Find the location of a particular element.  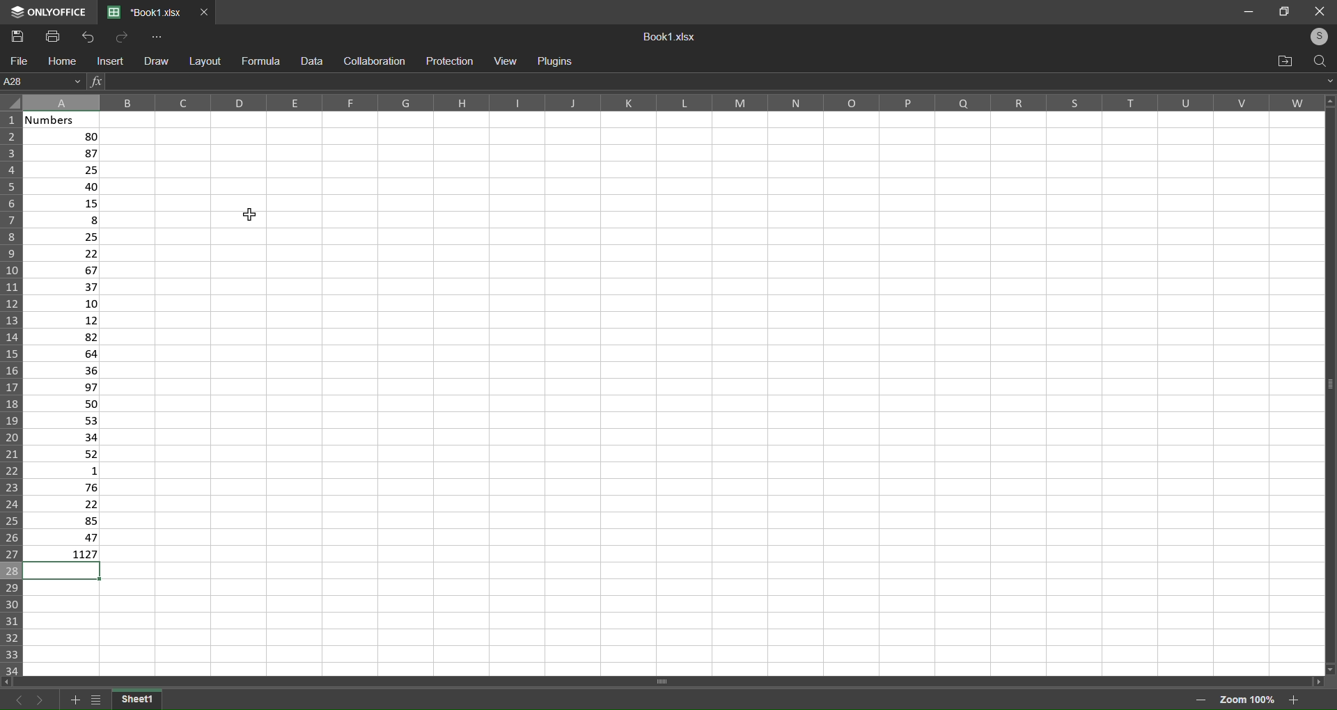

More is located at coordinates (159, 38).